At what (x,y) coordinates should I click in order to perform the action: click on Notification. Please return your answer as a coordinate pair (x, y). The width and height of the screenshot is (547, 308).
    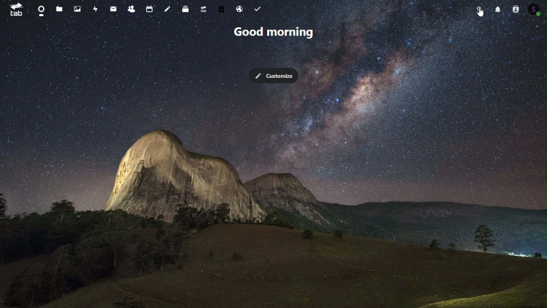
    Looking at the image, I should click on (499, 9).